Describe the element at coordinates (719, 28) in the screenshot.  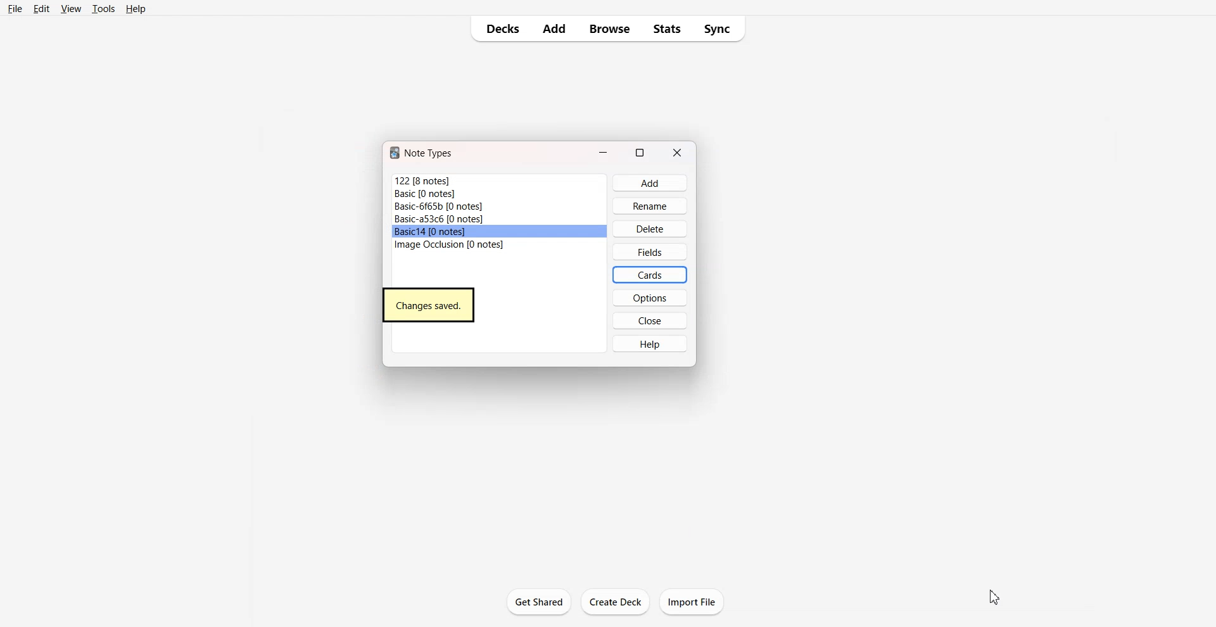
I see `Sync` at that location.